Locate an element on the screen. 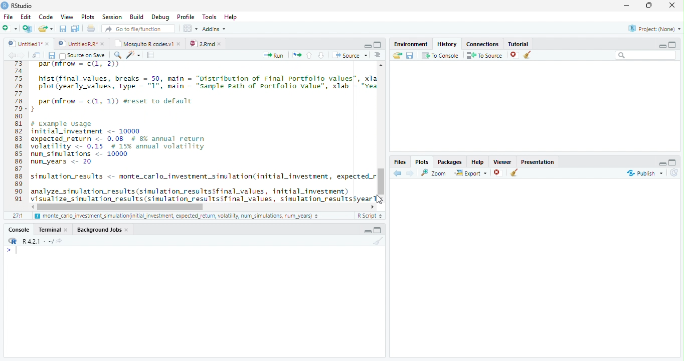 This screenshot has width=684, height=361. Background Jobs. is located at coordinates (103, 229).